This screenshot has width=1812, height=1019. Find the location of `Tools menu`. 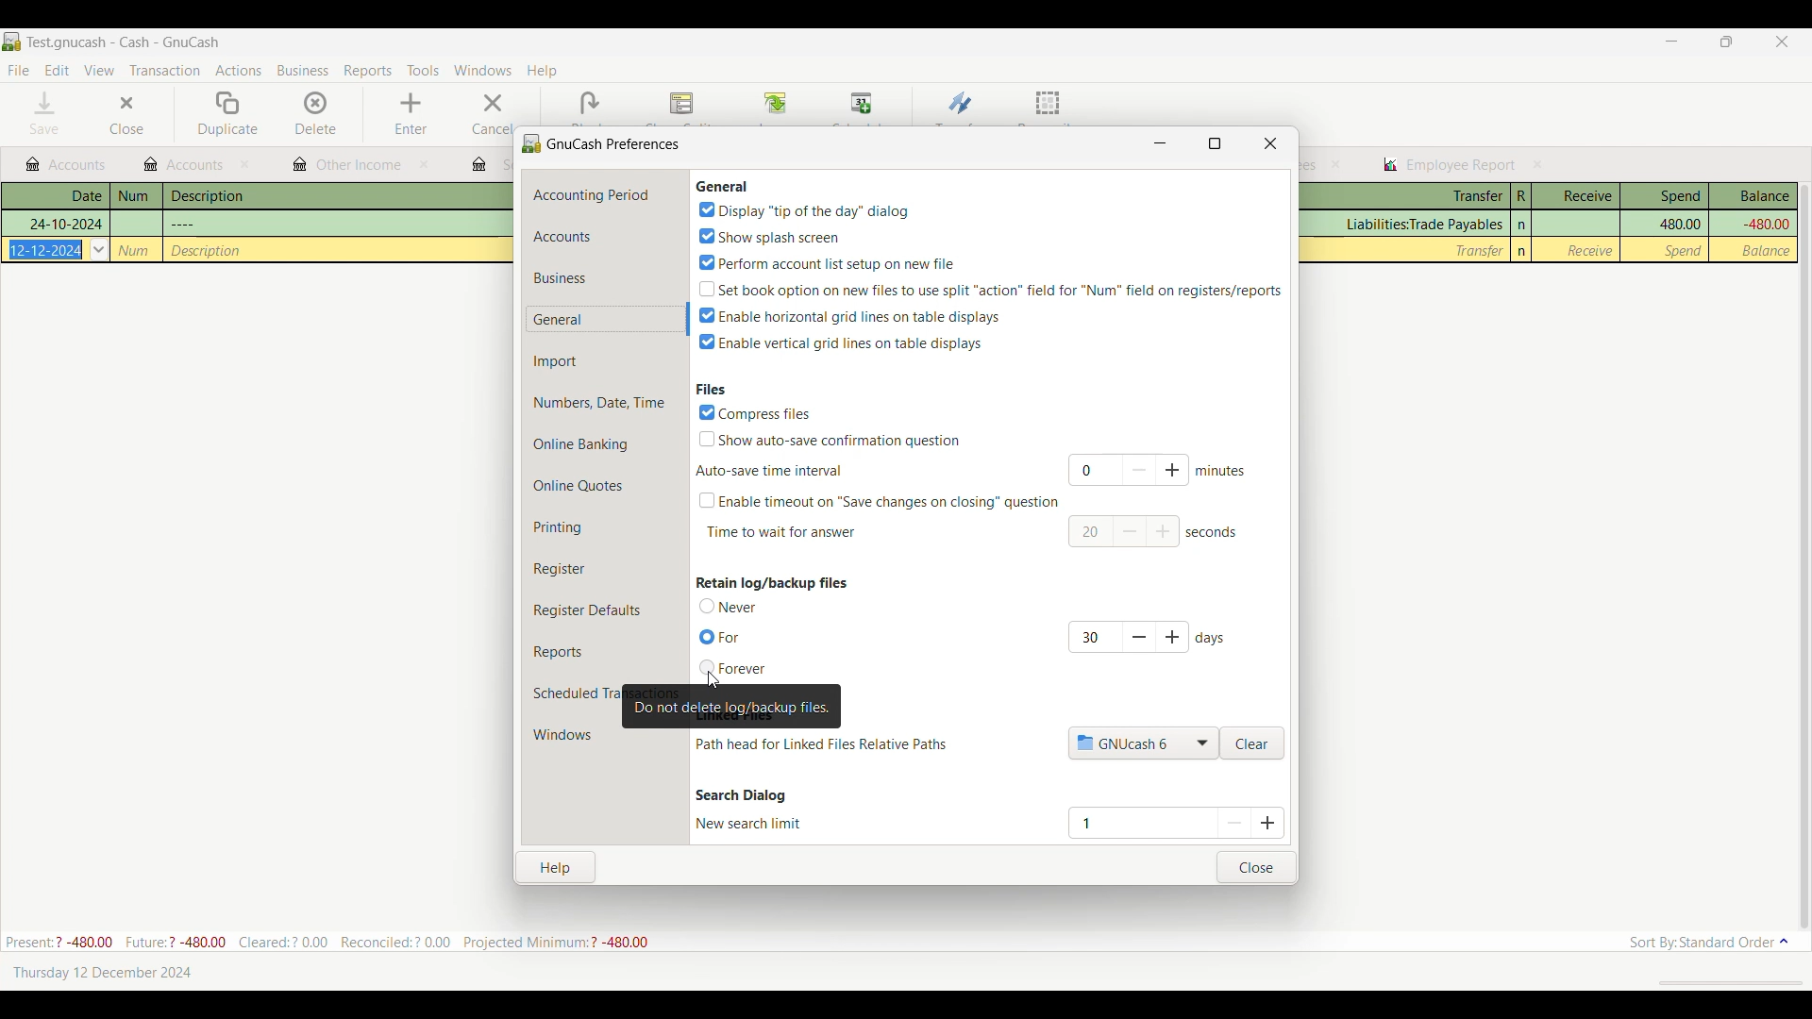

Tools menu is located at coordinates (423, 70).